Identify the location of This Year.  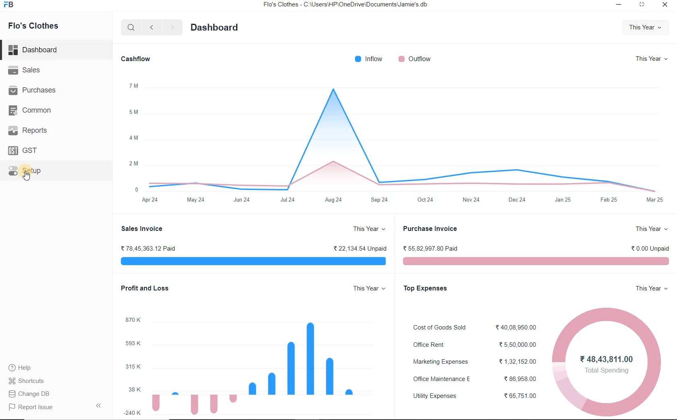
(369, 289).